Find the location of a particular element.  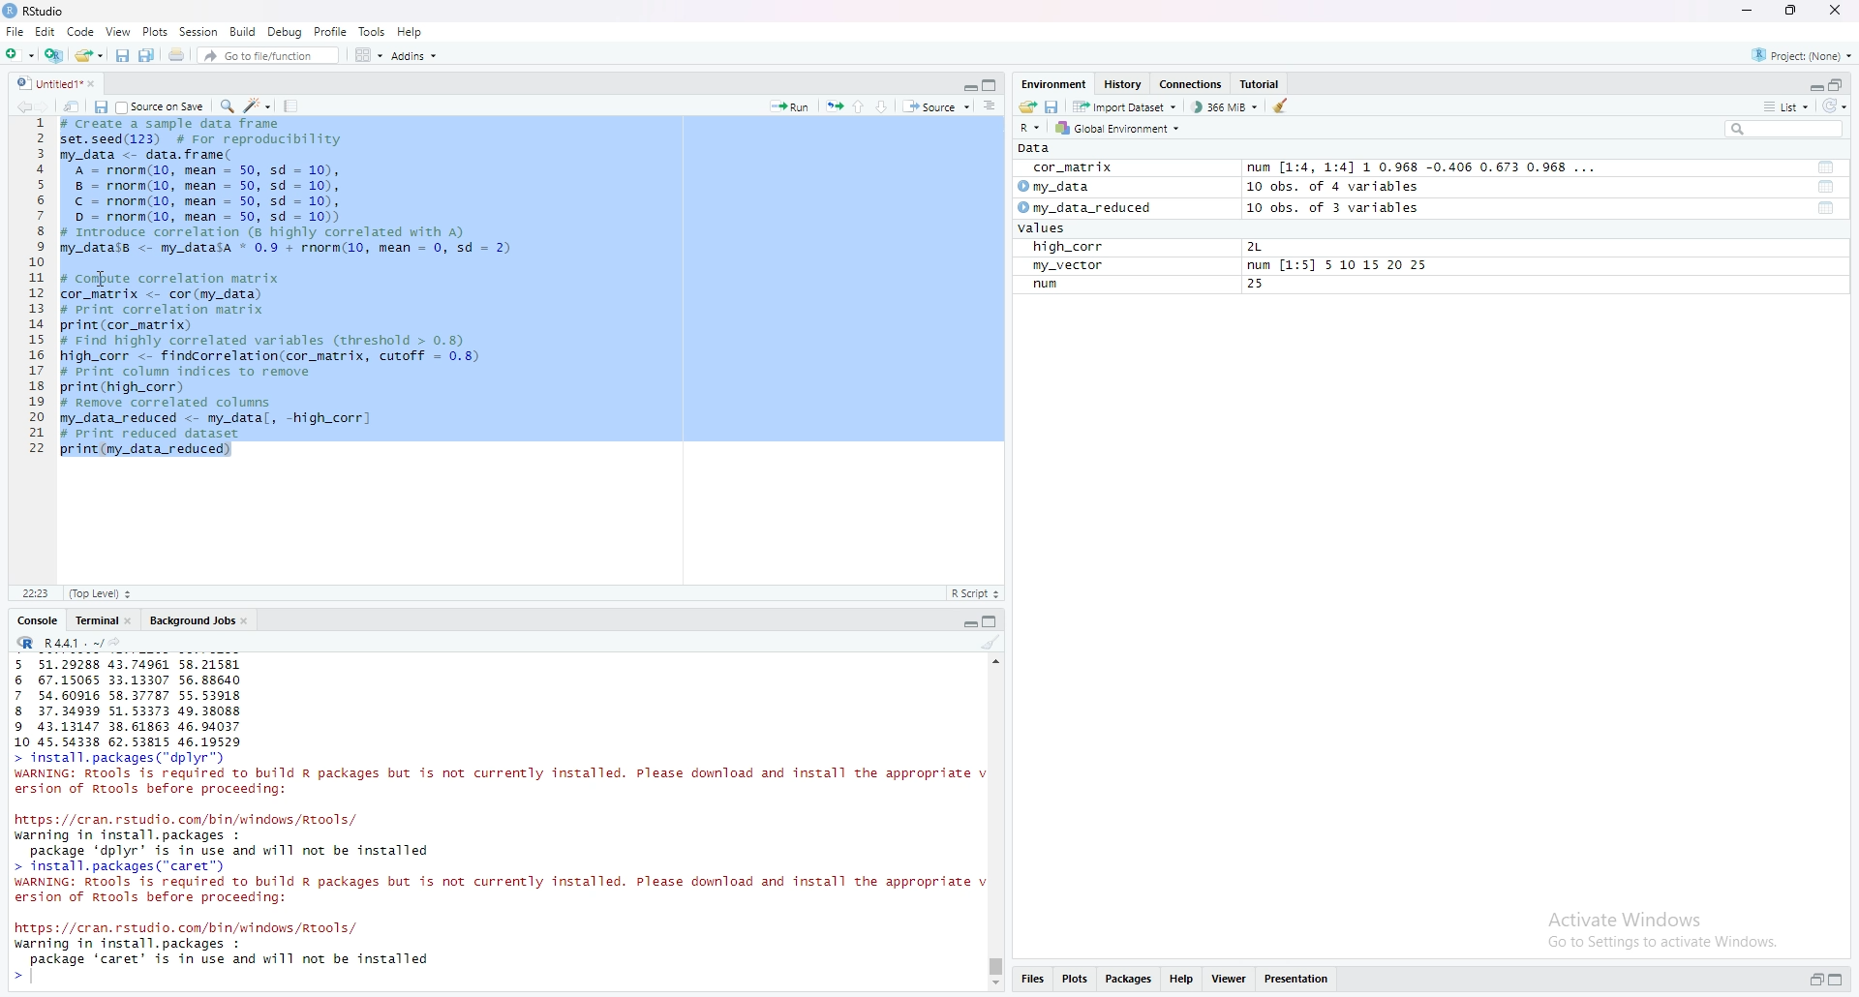

close is located at coordinates (93, 84).